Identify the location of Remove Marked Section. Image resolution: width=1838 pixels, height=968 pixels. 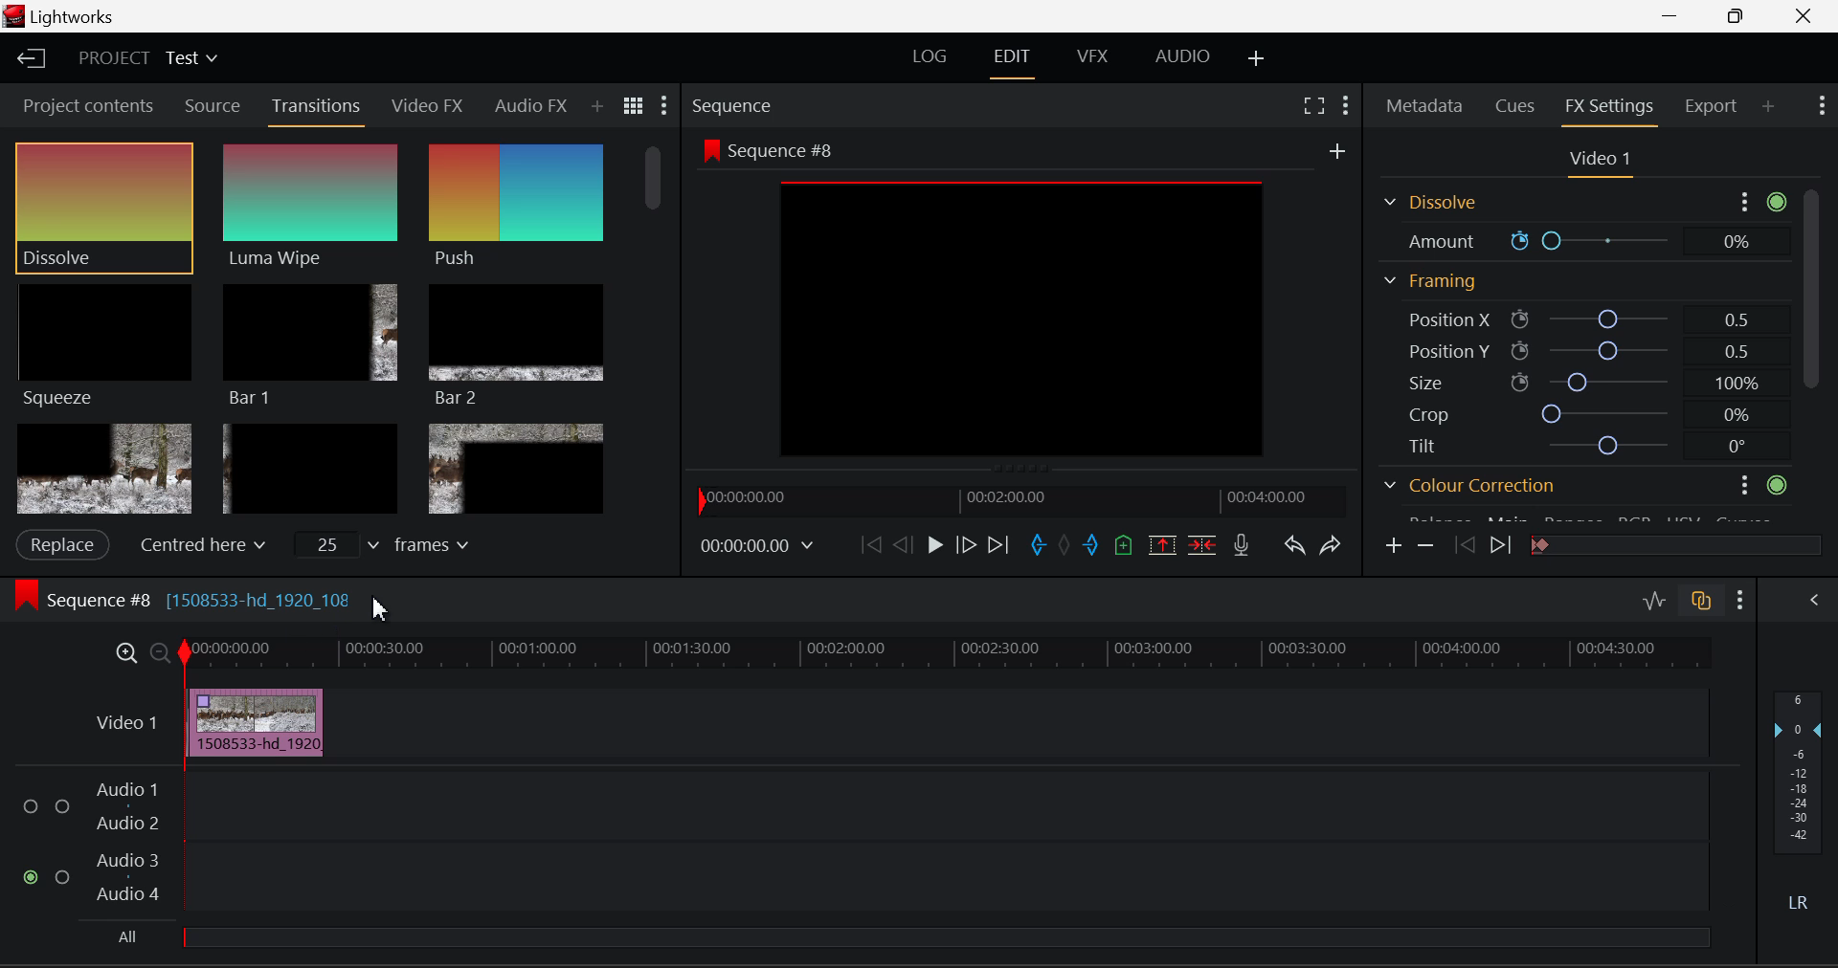
(1161, 545).